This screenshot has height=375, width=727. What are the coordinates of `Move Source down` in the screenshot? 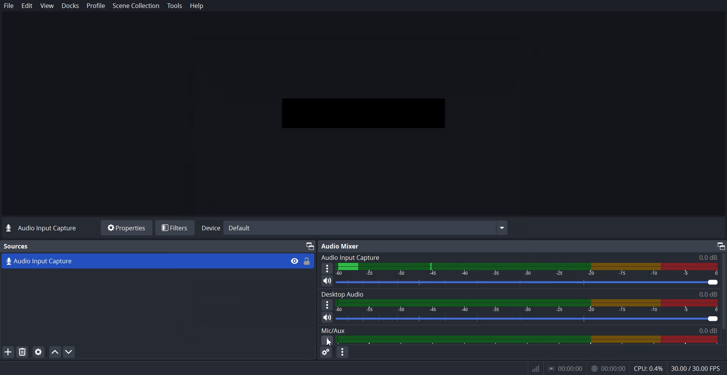 It's located at (69, 352).